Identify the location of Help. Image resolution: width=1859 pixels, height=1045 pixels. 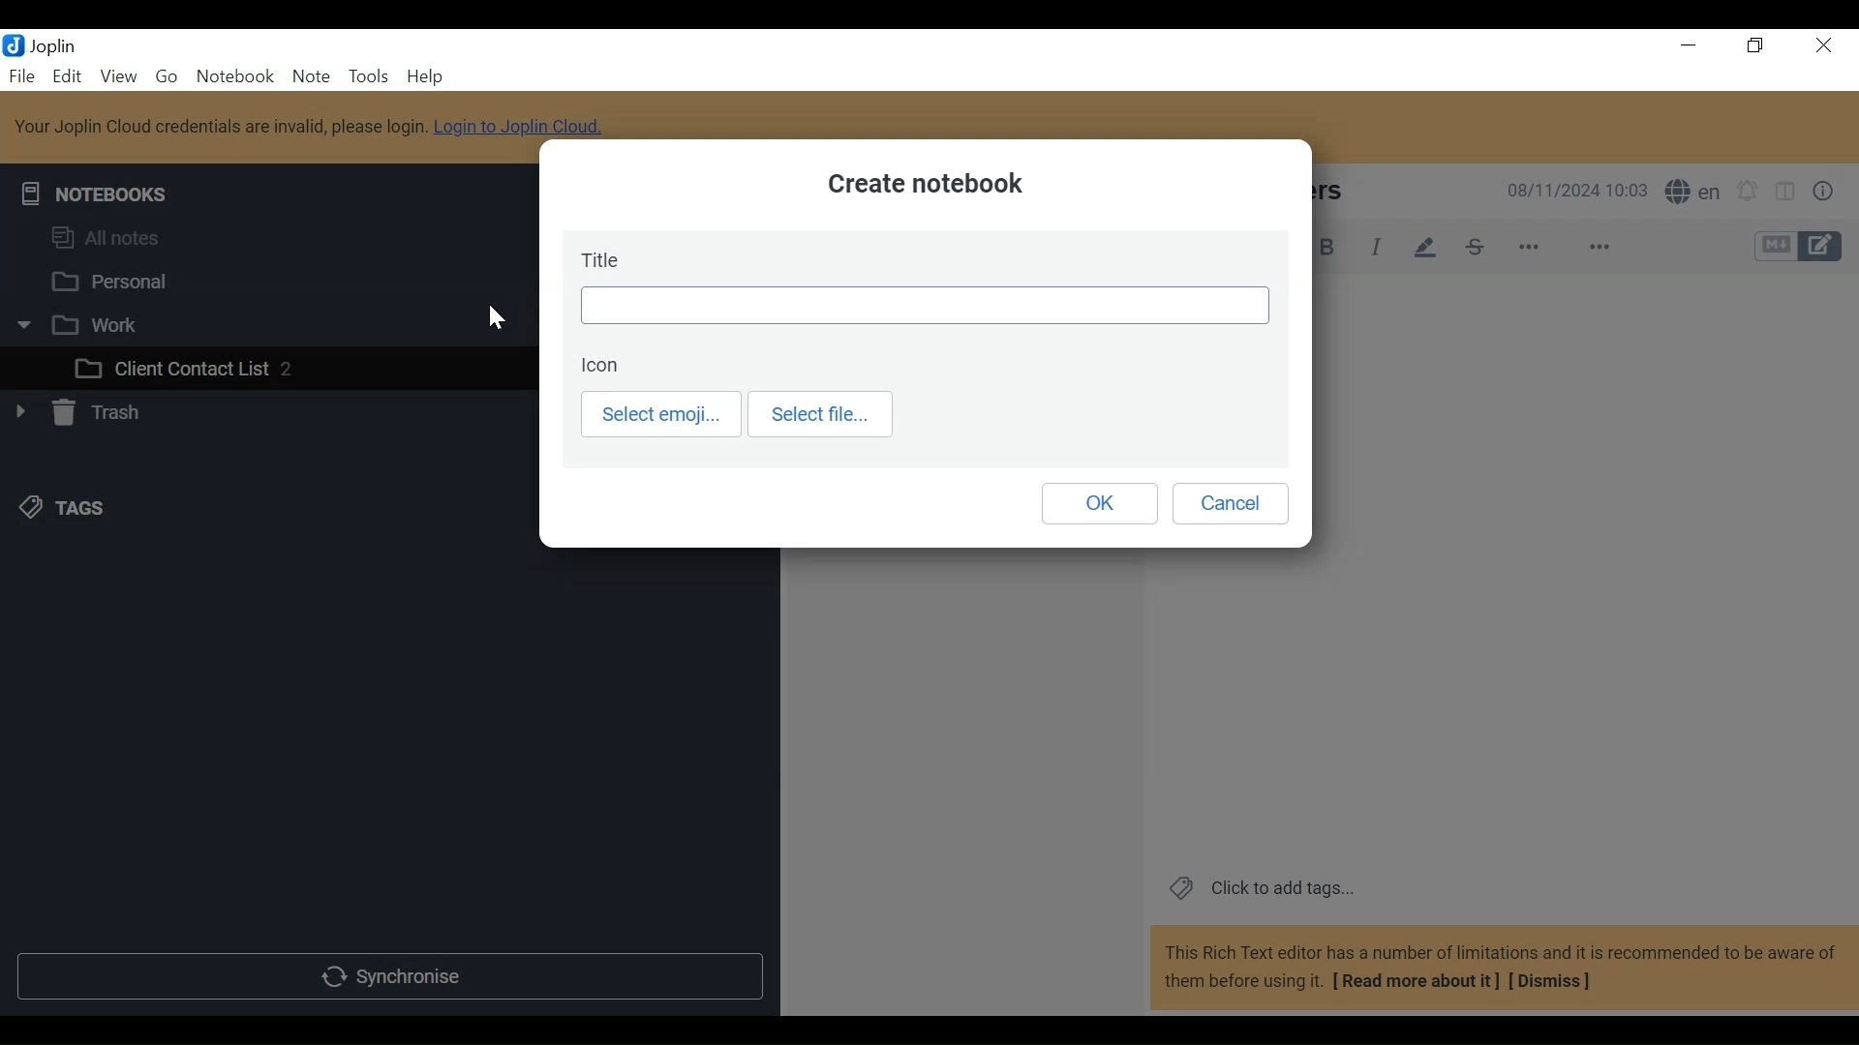
(434, 76).